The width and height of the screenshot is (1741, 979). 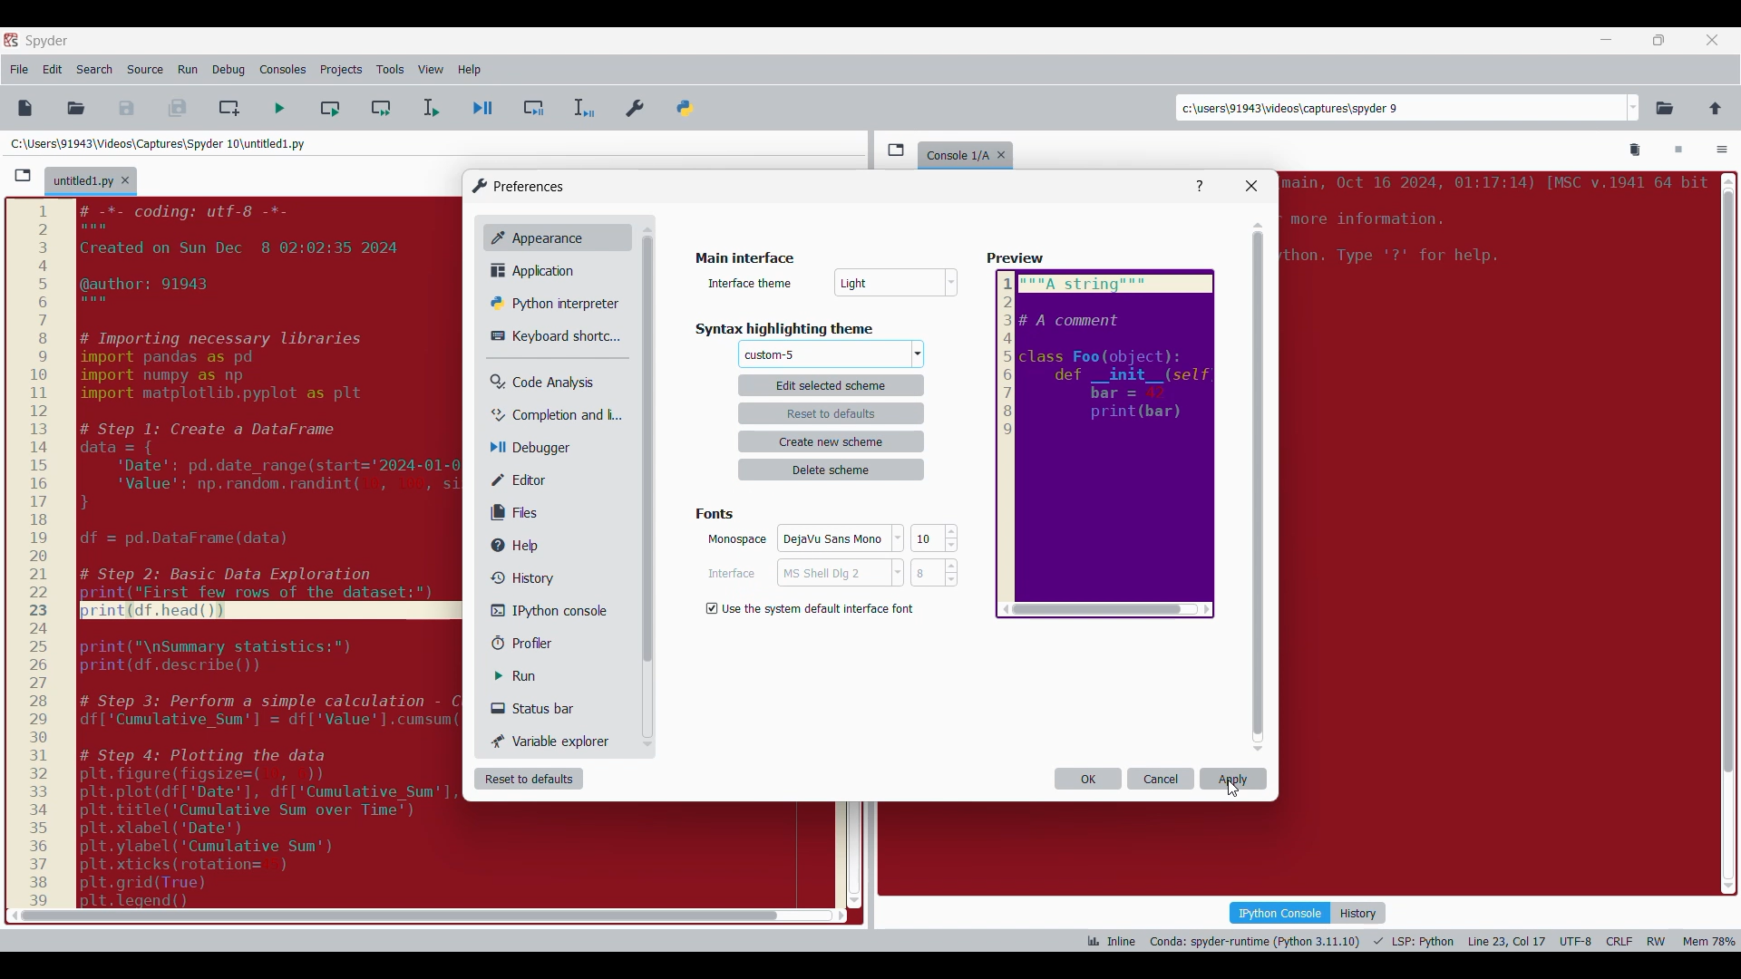 I want to click on View menu, so click(x=431, y=70).